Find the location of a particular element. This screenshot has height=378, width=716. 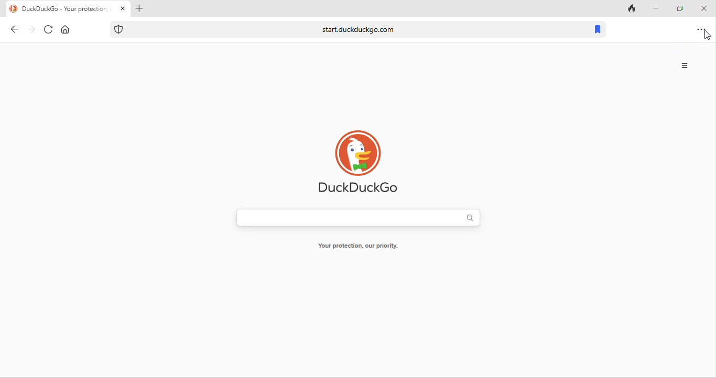

DuckDuckGo - Your protection our priority is located at coordinates (64, 9).